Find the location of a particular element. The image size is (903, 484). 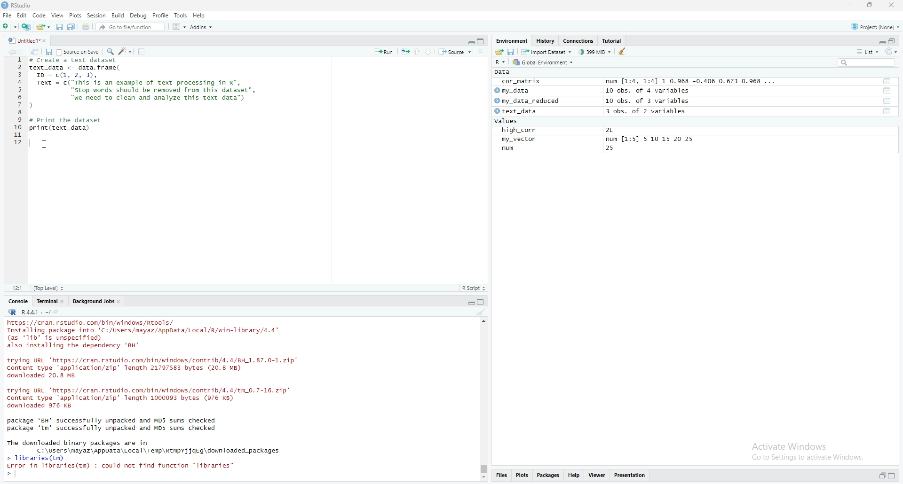

help is located at coordinates (573, 475).